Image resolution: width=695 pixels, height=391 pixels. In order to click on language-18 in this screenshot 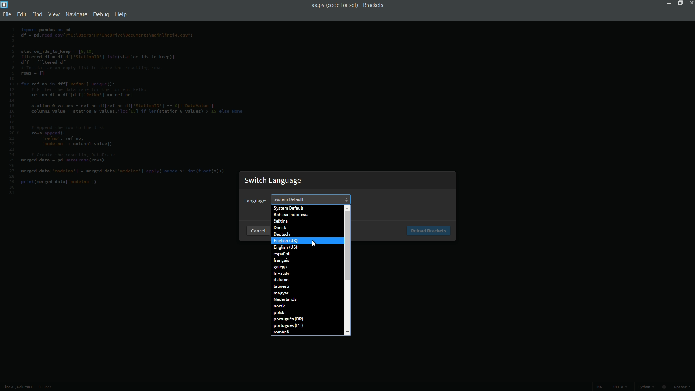, I will do `click(288, 327)`.